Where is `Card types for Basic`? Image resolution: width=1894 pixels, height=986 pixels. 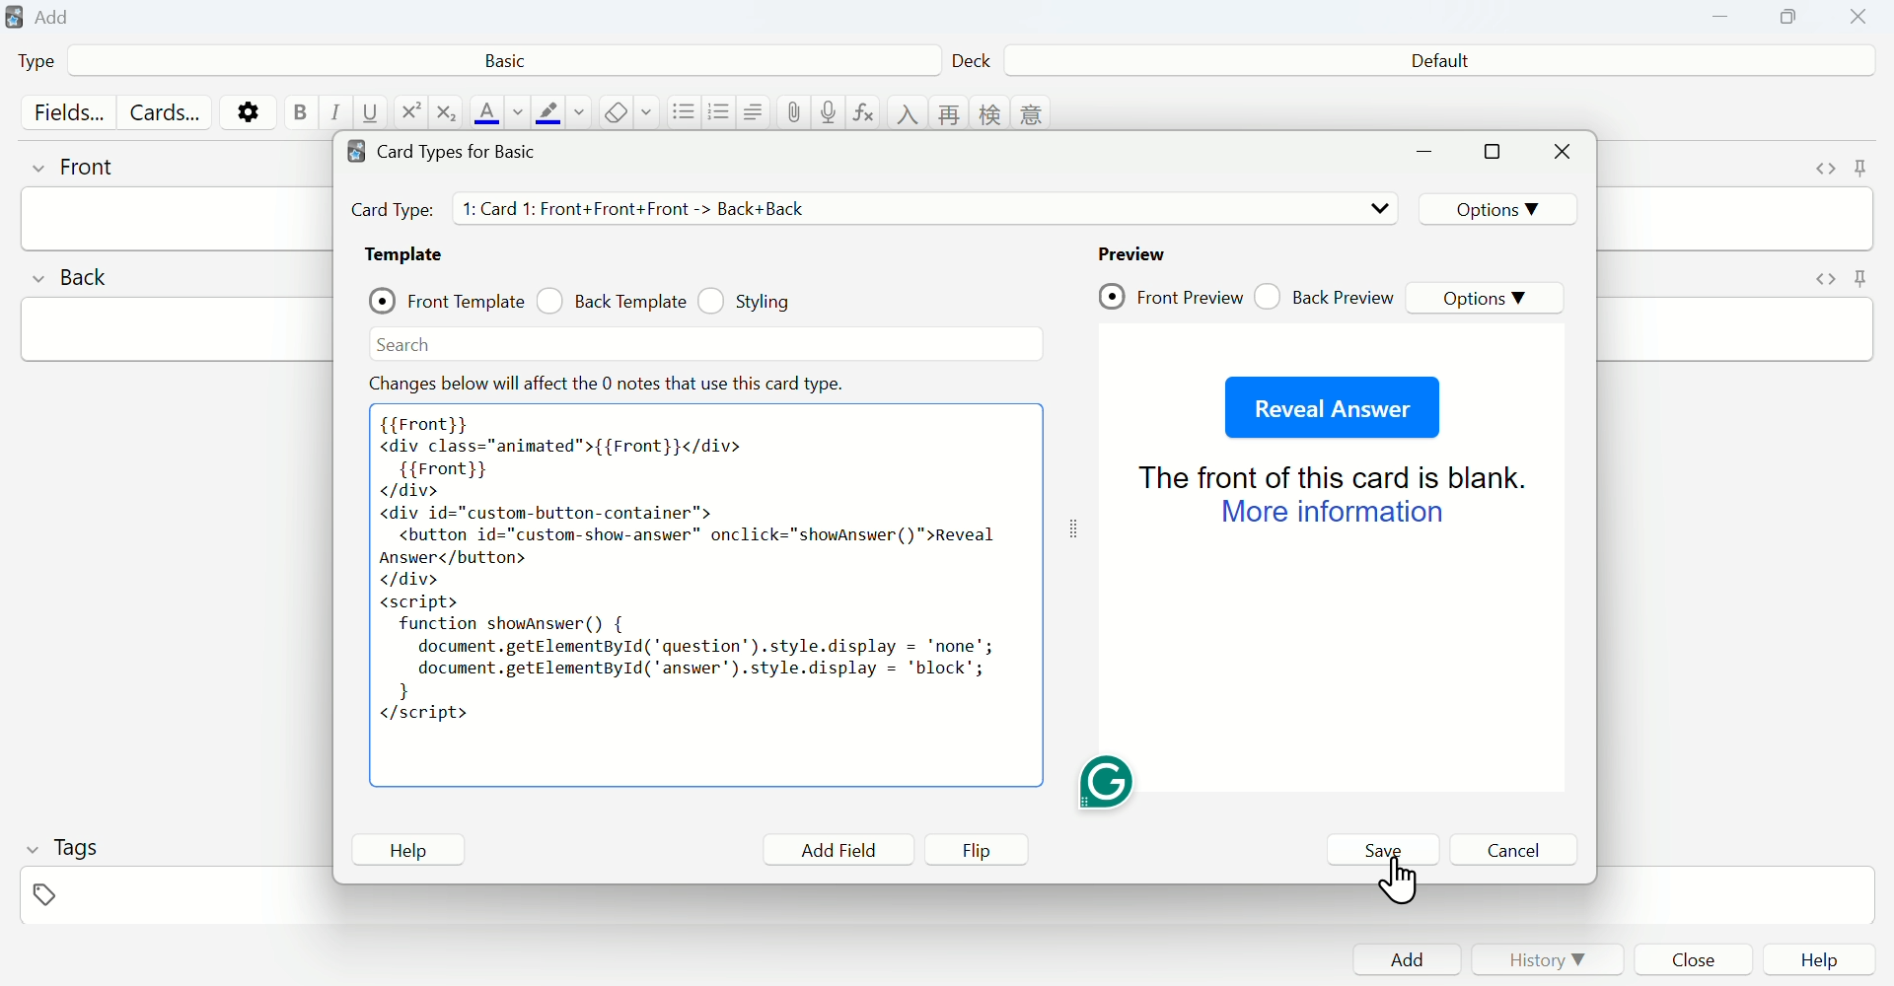 Card types for Basic is located at coordinates (455, 148).